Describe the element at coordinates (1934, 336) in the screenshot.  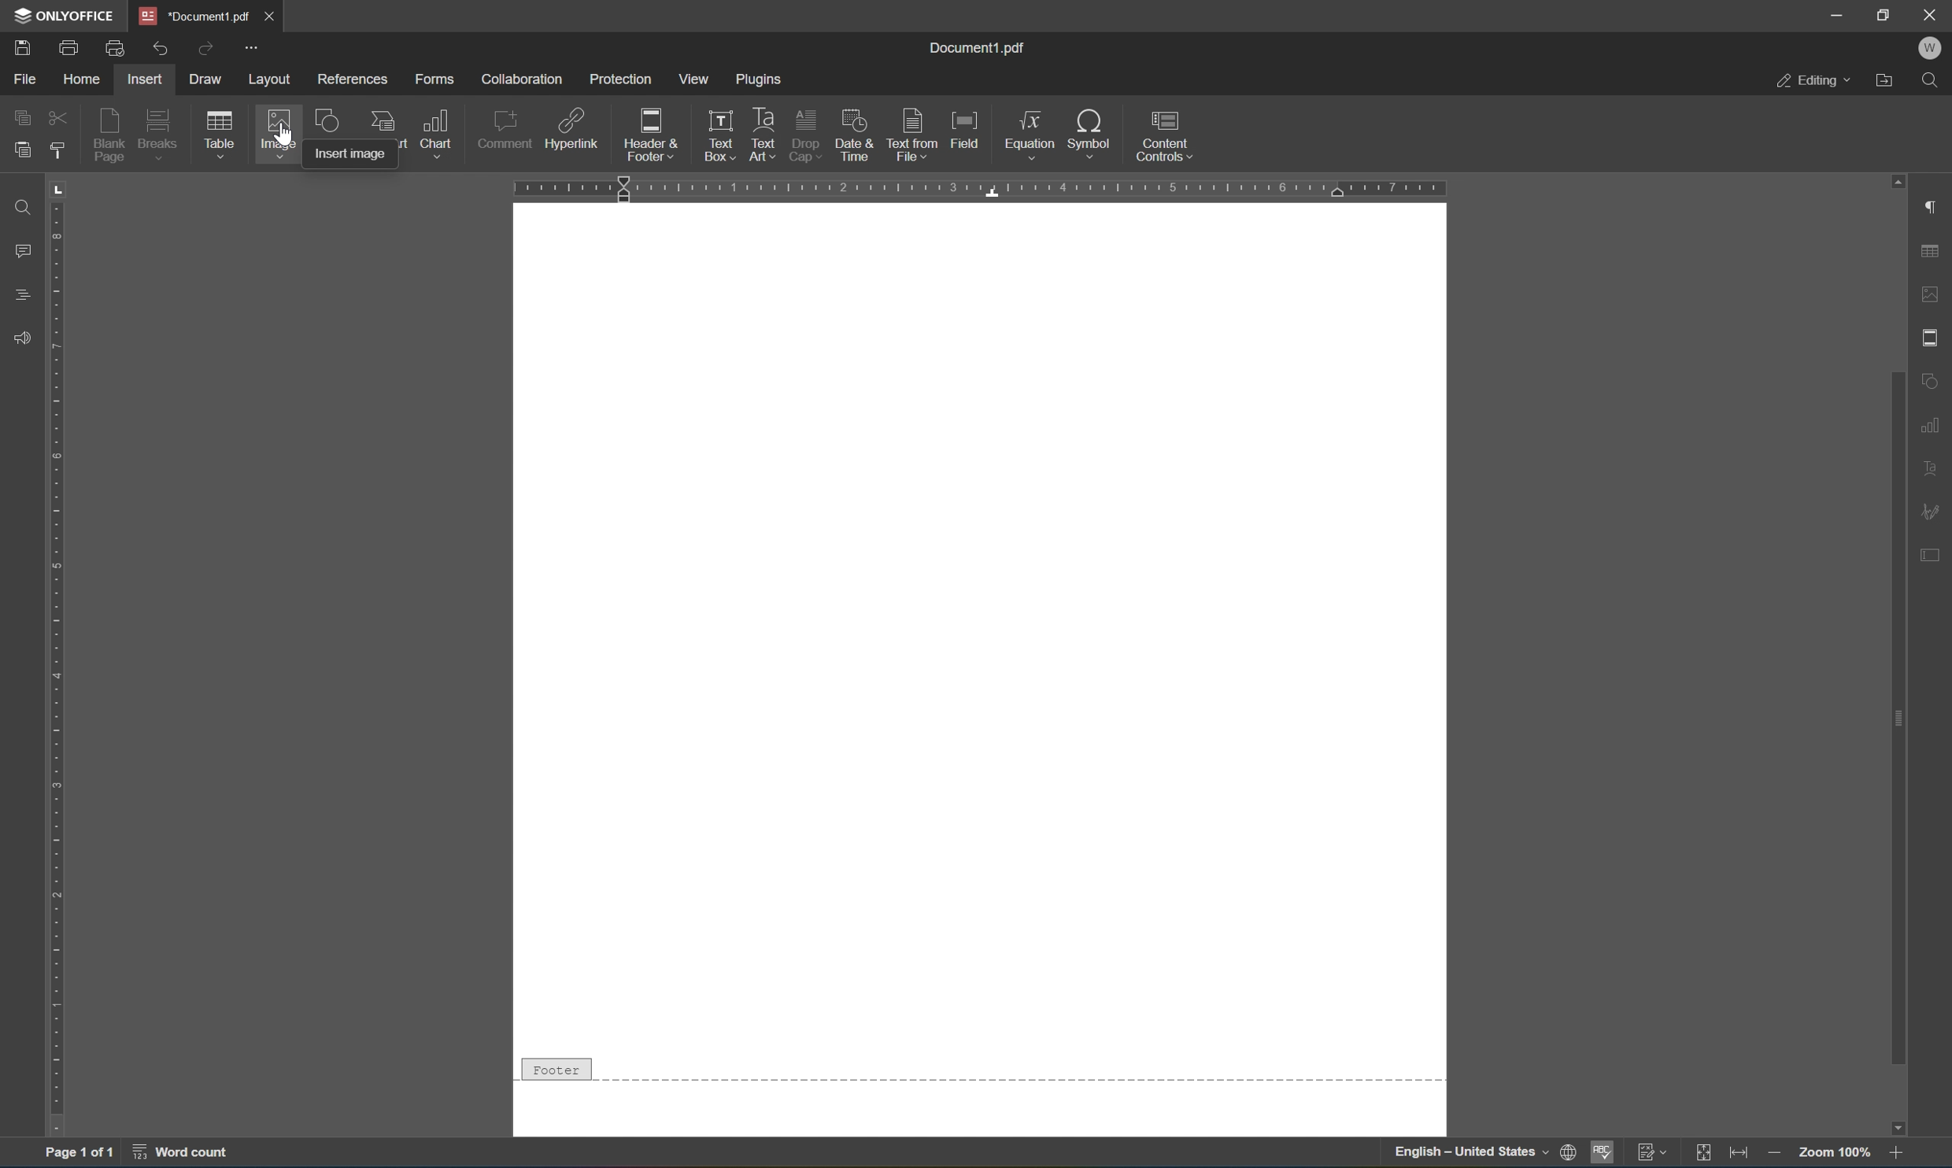
I see `header & footer settings` at that location.